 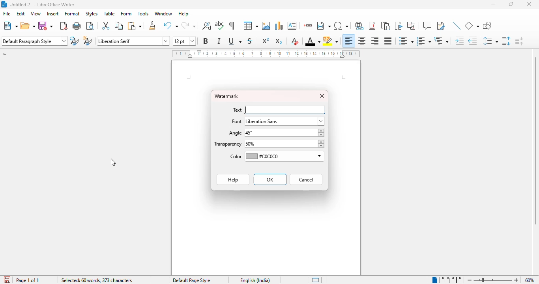 I want to click on toggle unordered list, so click(x=406, y=41).